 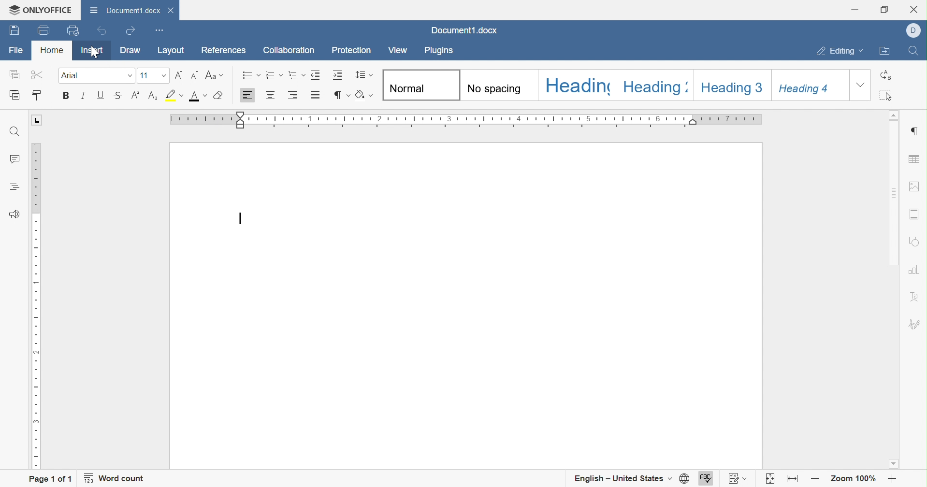 What do you see at coordinates (578, 86) in the screenshot?
I see `Heading` at bounding box center [578, 86].